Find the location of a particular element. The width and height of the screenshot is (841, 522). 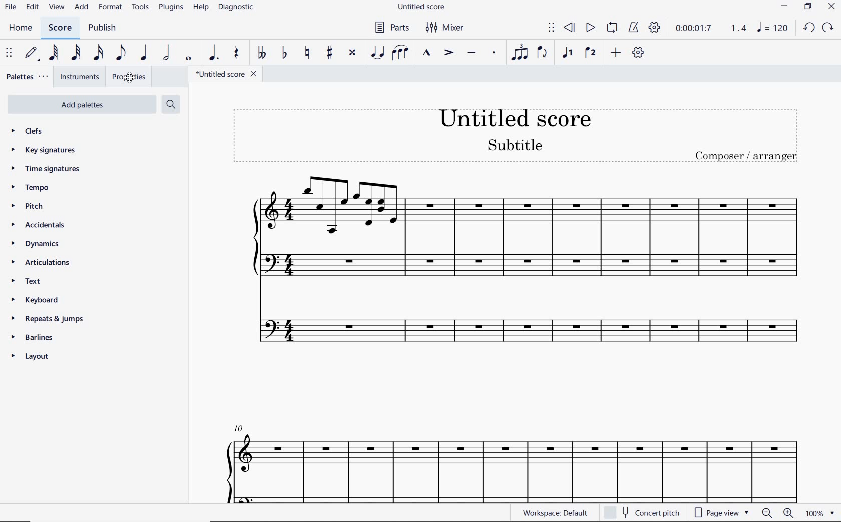

FLIP DIRECTION is located at coordinates (543, 53).